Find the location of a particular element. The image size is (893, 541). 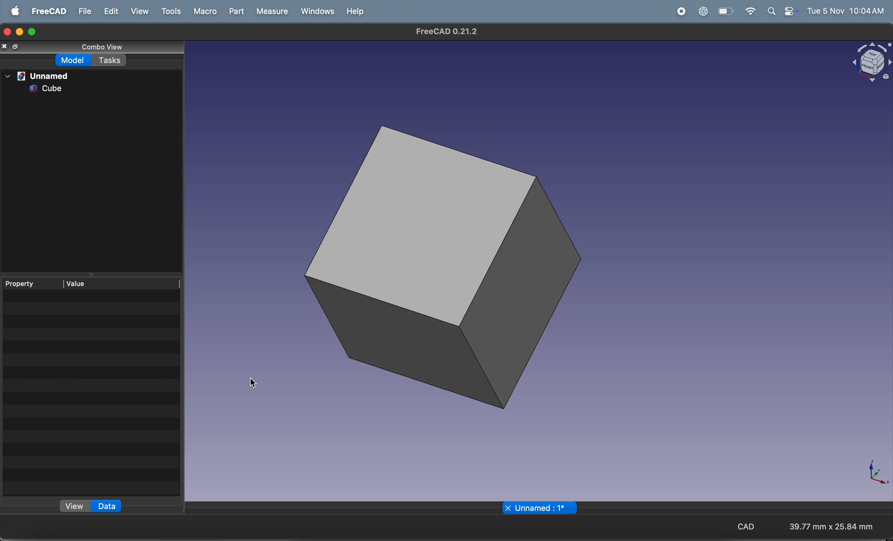

object view is located at coordinates (868, 63).